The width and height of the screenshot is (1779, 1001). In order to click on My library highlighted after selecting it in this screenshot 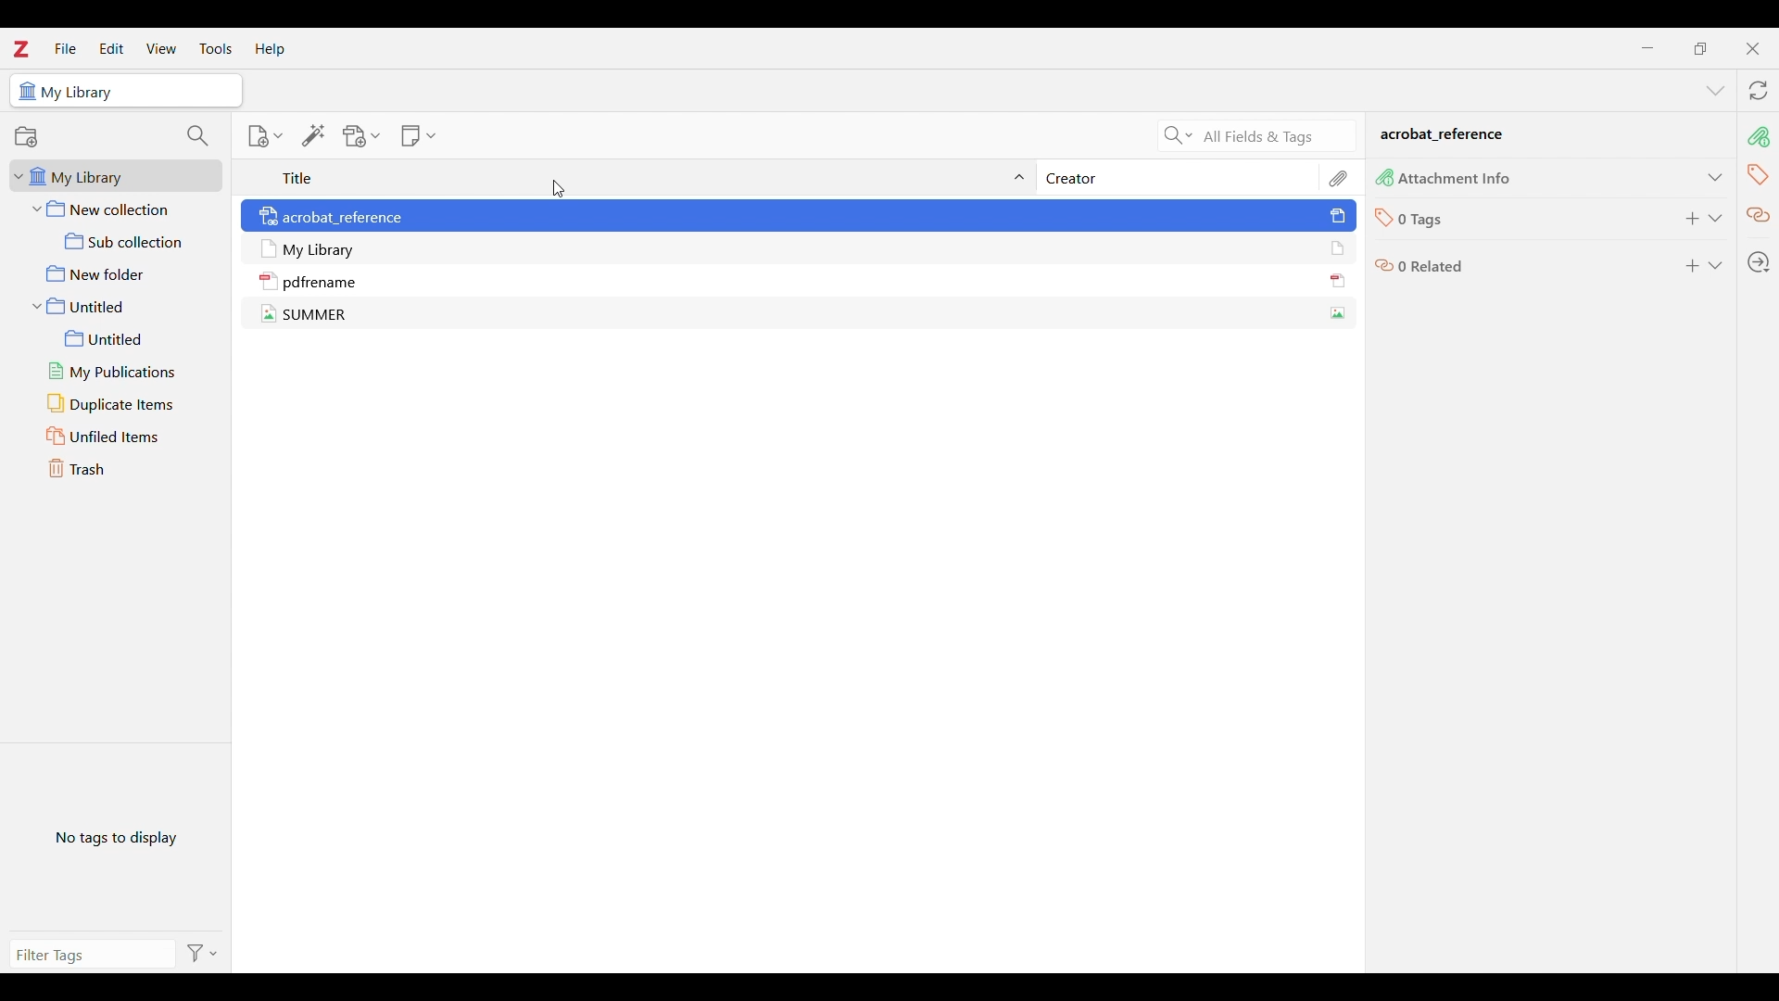, I will do `click(117, 176)`.